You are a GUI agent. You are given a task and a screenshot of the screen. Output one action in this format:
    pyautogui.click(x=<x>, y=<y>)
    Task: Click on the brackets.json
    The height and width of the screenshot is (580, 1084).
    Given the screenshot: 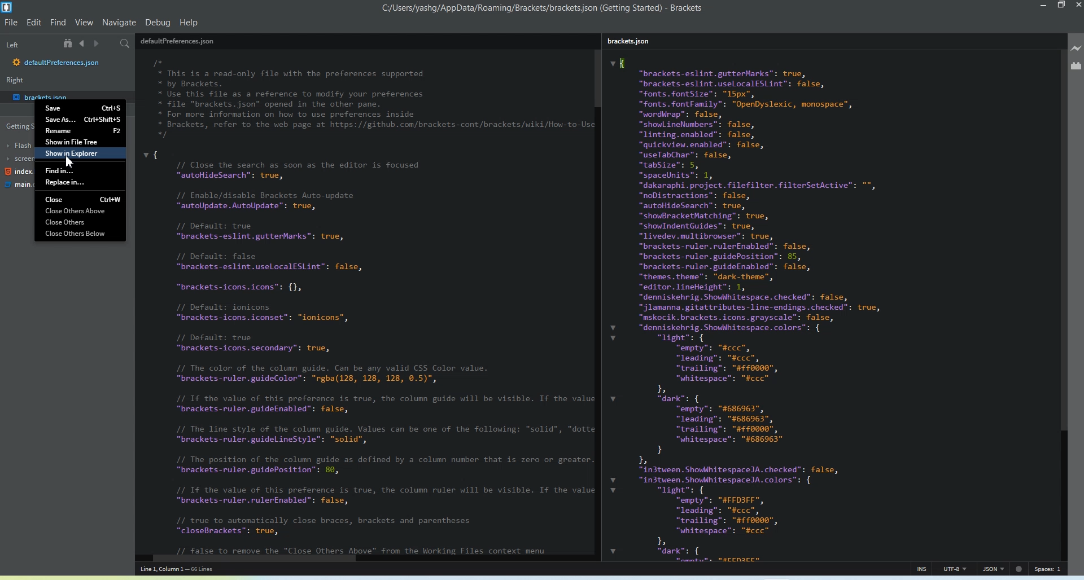 What is the action you would take?
    pyautogui.click(x=631, y=42)
    